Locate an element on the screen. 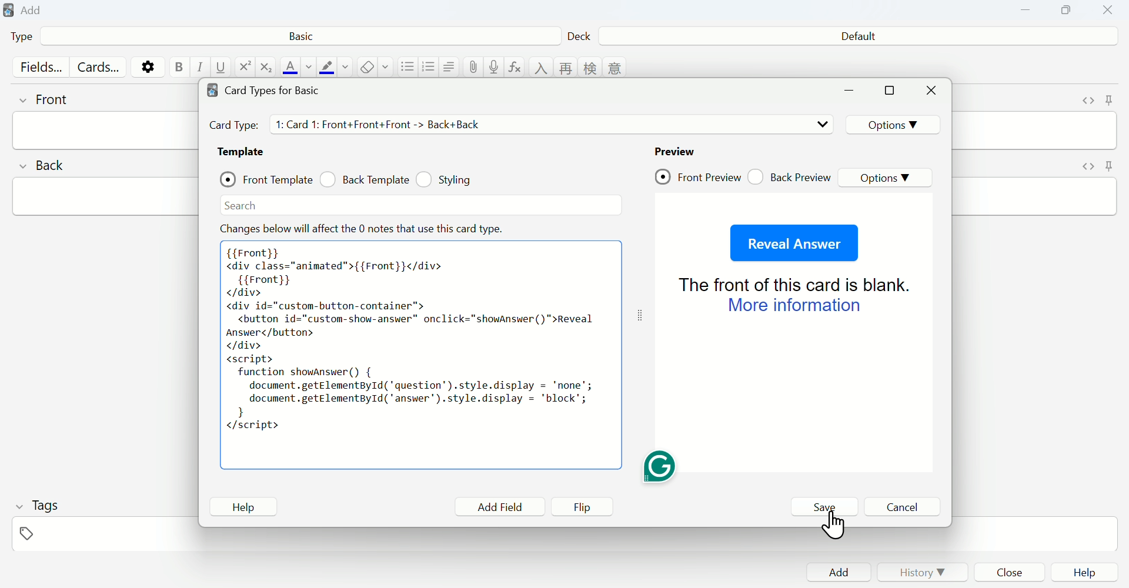 This screenshot has height=588, width=1129. alignment is located at coordinates (449, 67).